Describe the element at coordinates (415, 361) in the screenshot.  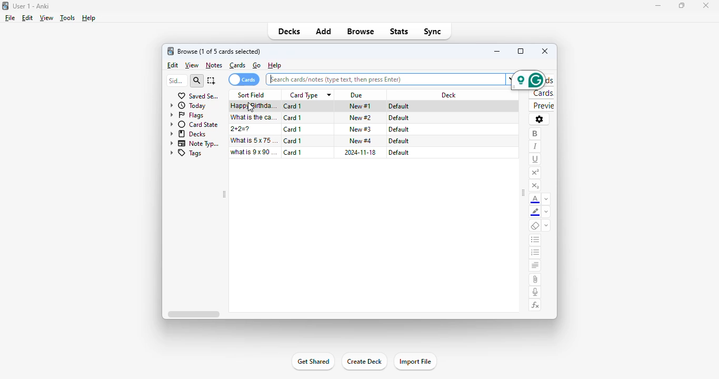
I see `import file` at that location.